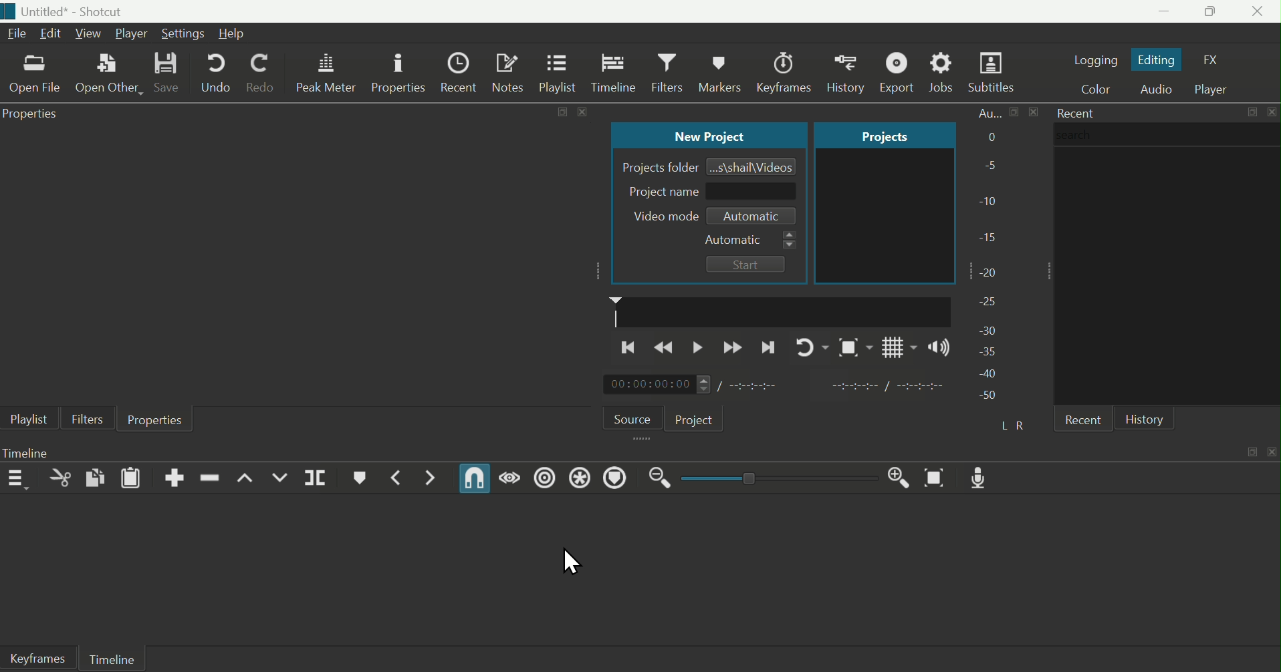  What do you see at coordinates (131, 479) in the screenshot?
I see `Paste` at bounding box center [131, 479].